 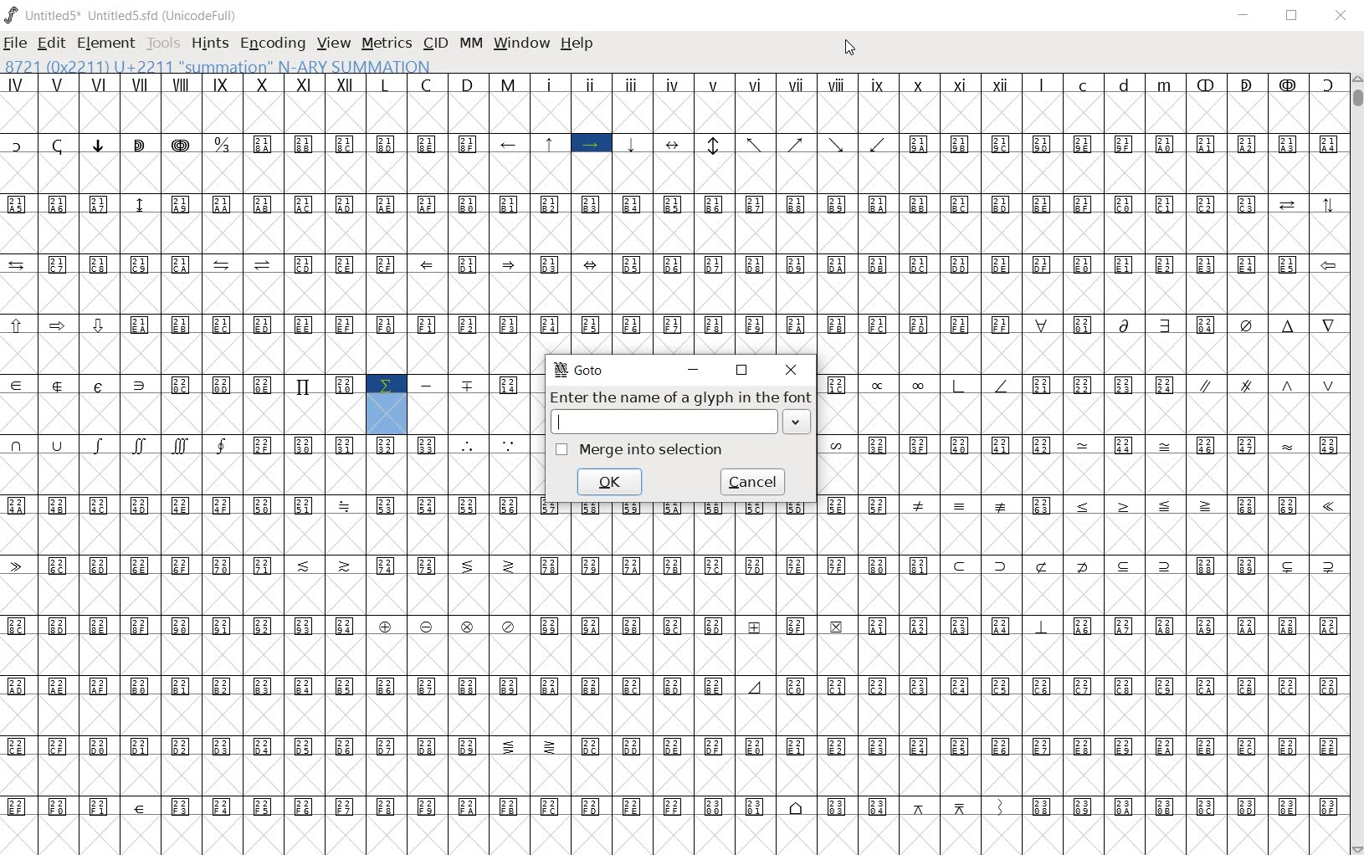 What do you see at coordinates (577, 44) in the screenshot?
I see `help` at bounding box center [577, 44].